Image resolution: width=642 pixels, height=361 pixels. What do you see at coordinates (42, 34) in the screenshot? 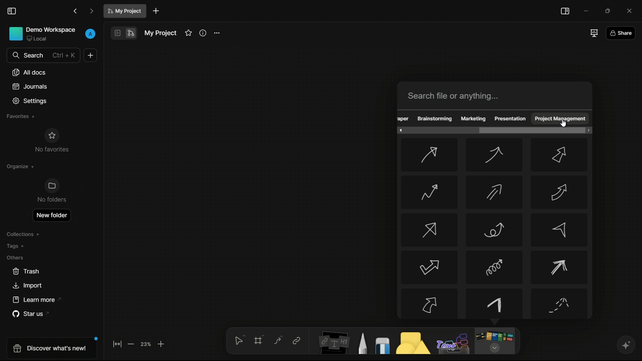
I see `demo workspace` at bounding box center [42, 34].